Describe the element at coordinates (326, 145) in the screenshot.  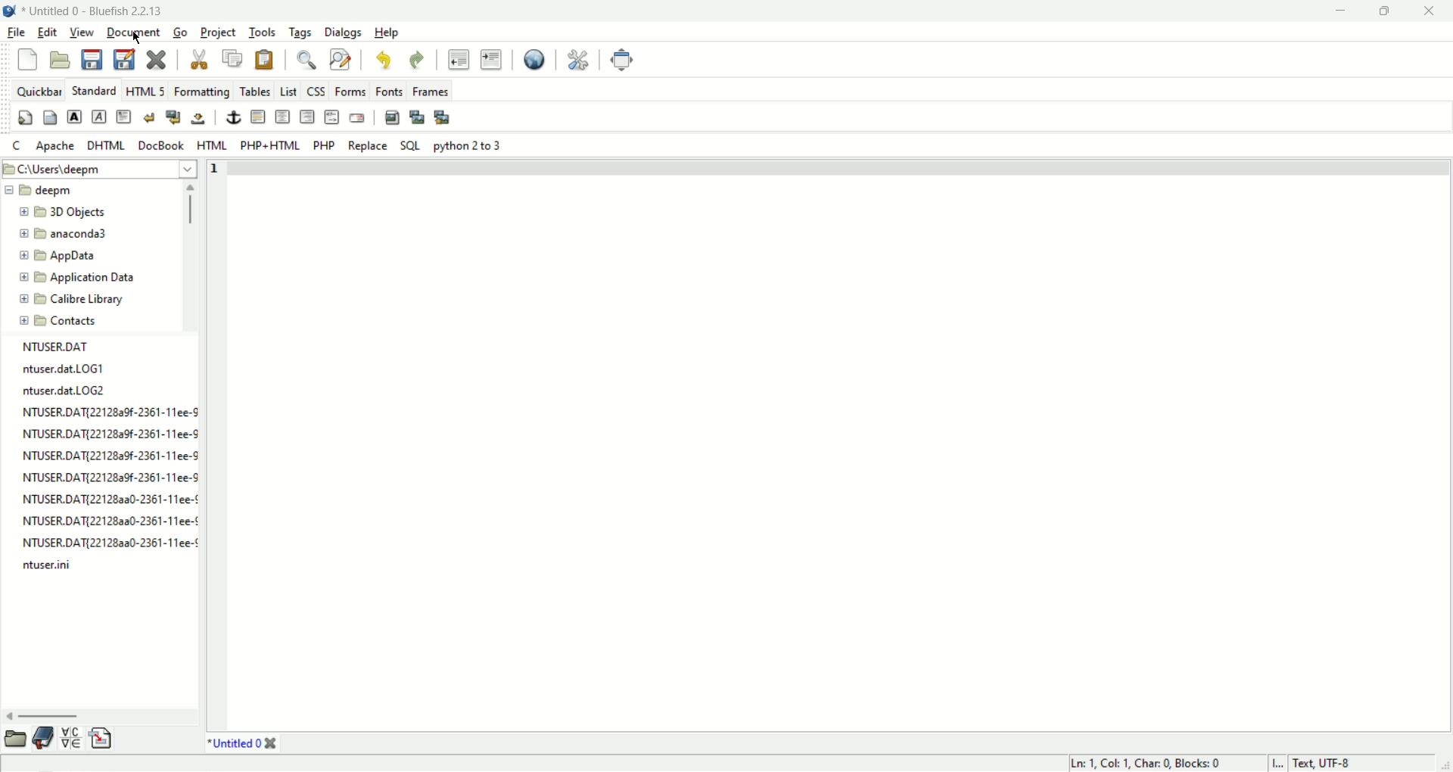
I see `PHP` at that location.